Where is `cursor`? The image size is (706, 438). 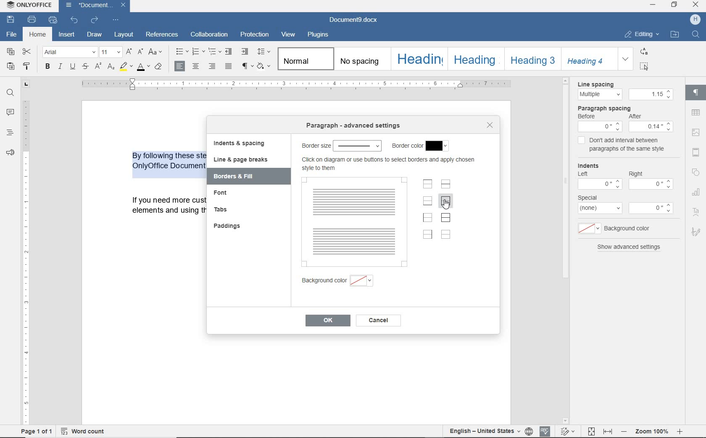 cursor is located at coordinates (456, 207).